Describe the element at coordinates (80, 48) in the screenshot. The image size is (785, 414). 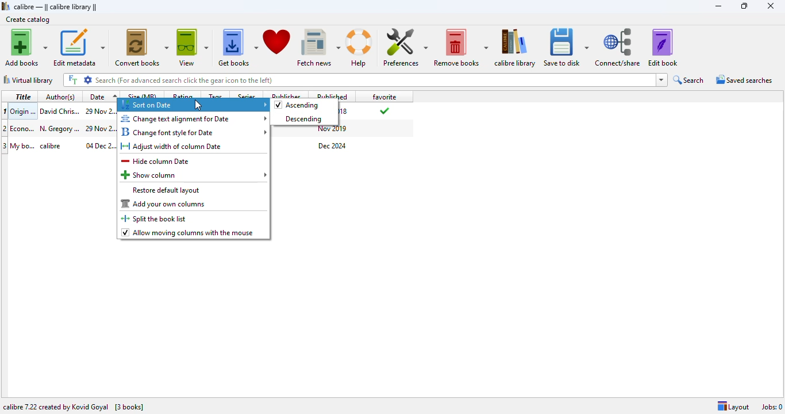
I see `edit metadata` at that location.